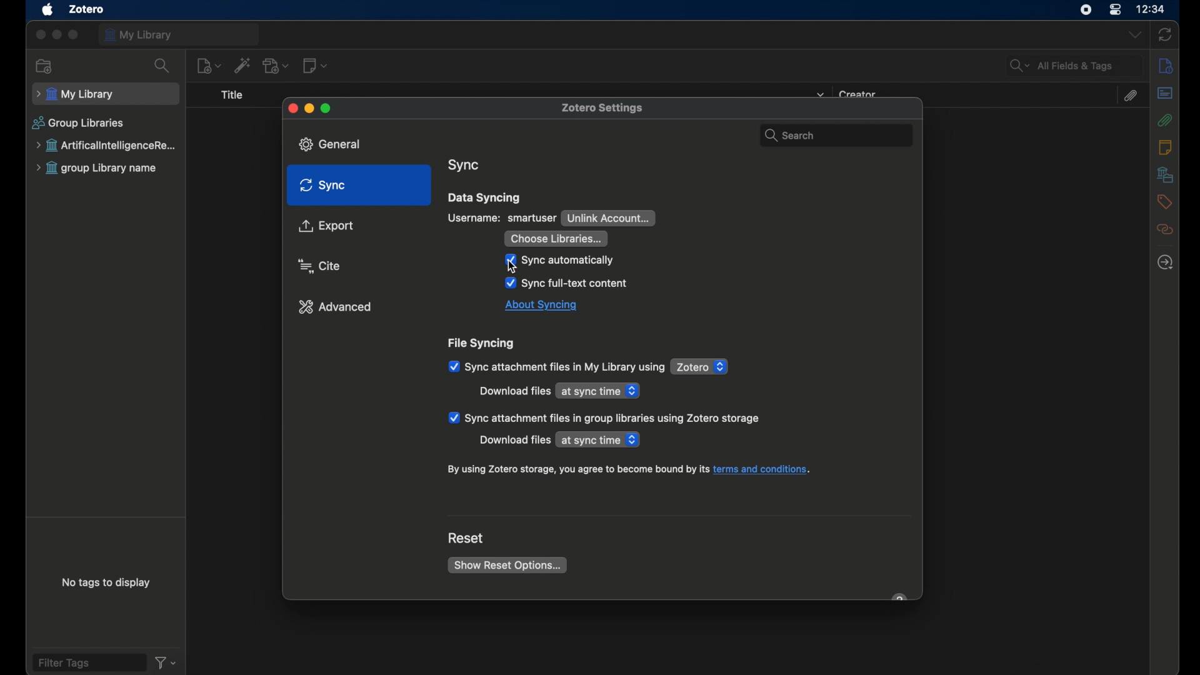 This screenshot has height=675, width=1200. What do you see at coordinates (1151, 9) in the screenshot?
I see `time` at bounding box center [1151, 9].